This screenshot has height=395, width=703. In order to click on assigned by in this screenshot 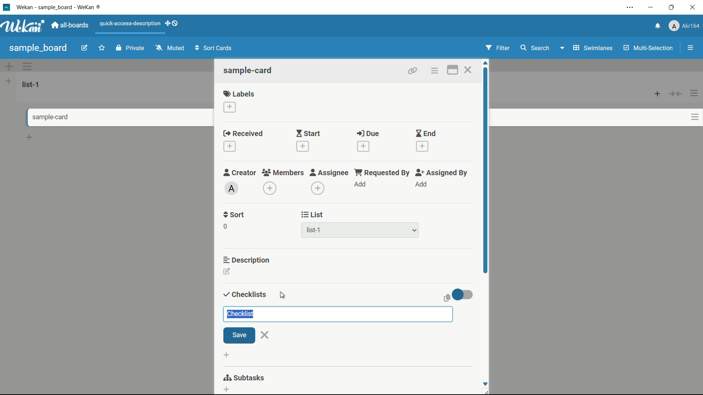, I will do `click(442, 173)`.